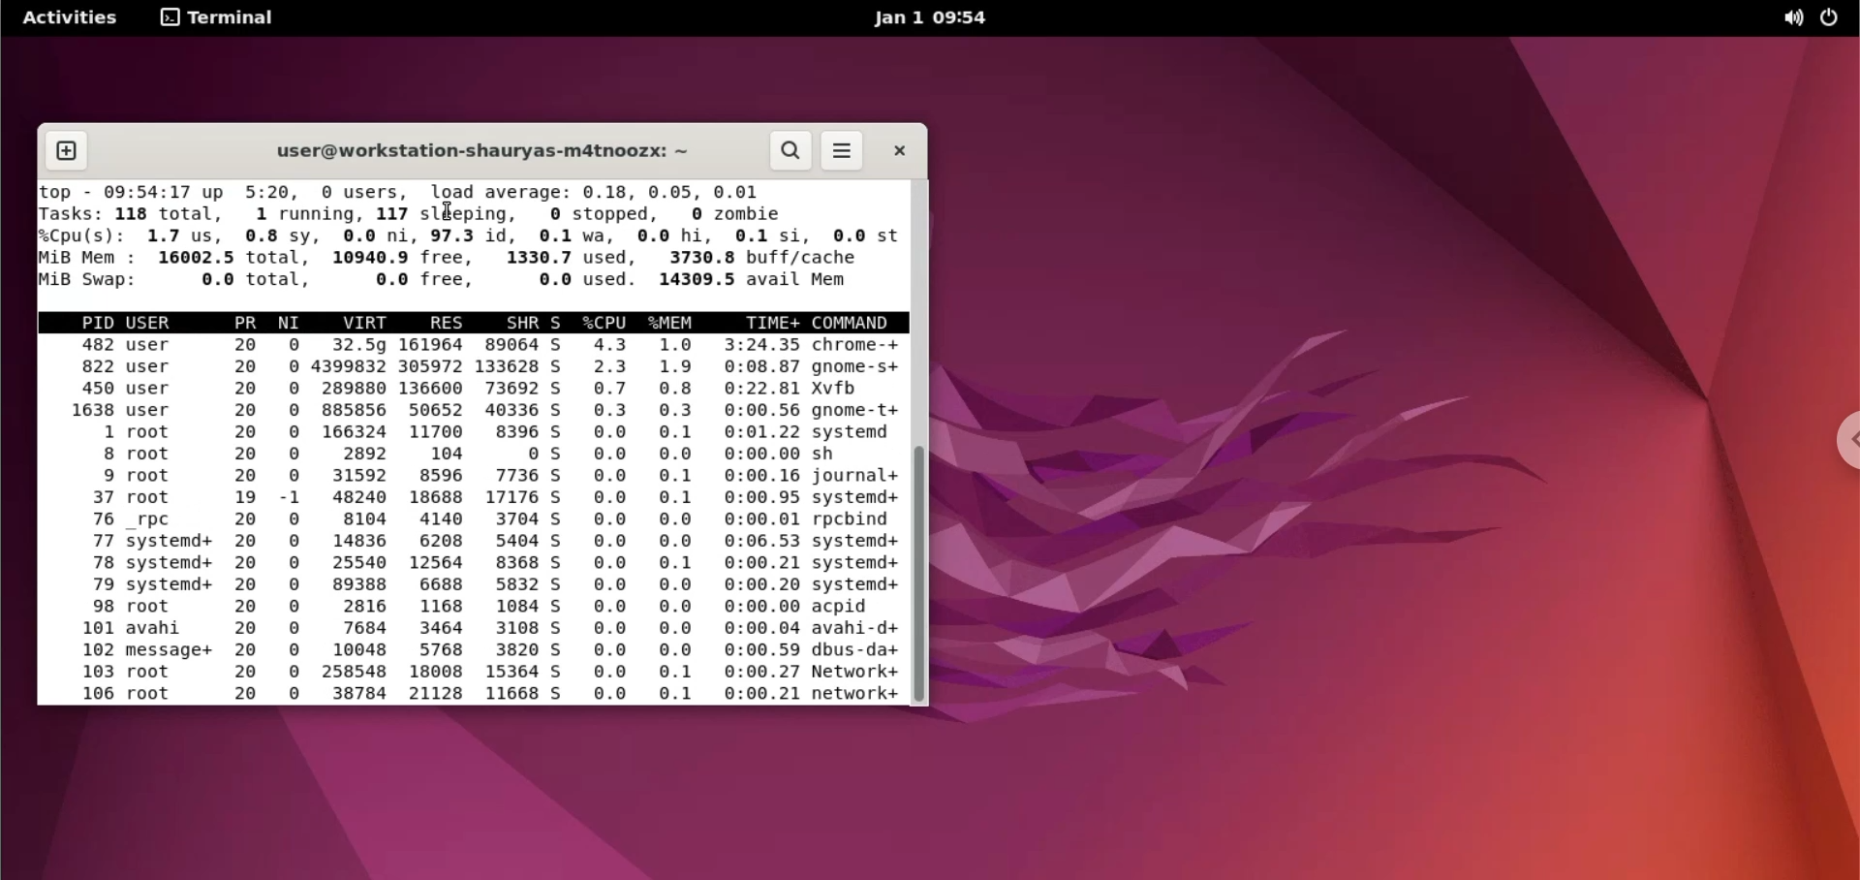  What do you see at coordinates (900, 153) in the screenshot?
I see `close` at bounding box center [900, 153].